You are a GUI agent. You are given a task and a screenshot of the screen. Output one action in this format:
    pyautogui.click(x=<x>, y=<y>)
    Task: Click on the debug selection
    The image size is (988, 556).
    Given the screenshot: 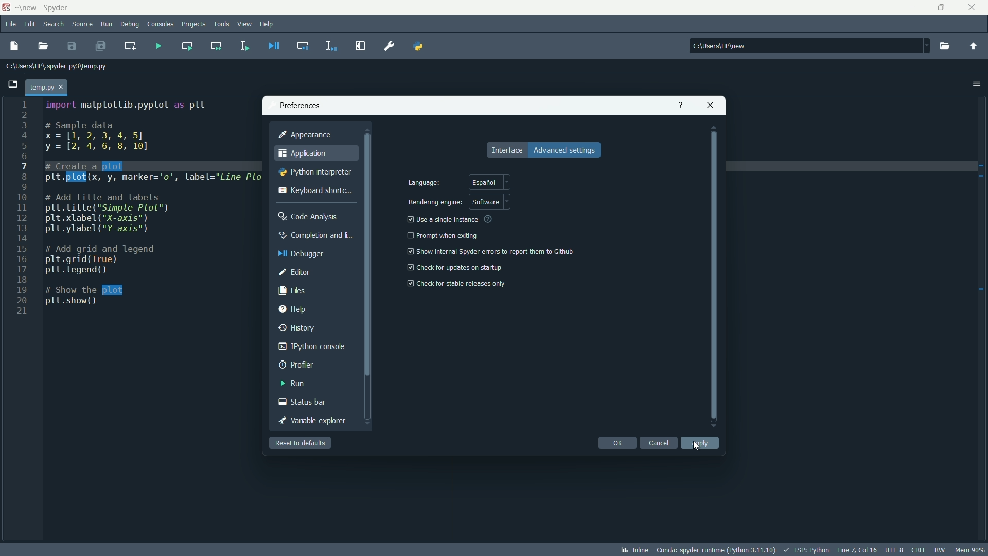 What is the action you would take?
    pyautogui.click(x=331, y=45)
    